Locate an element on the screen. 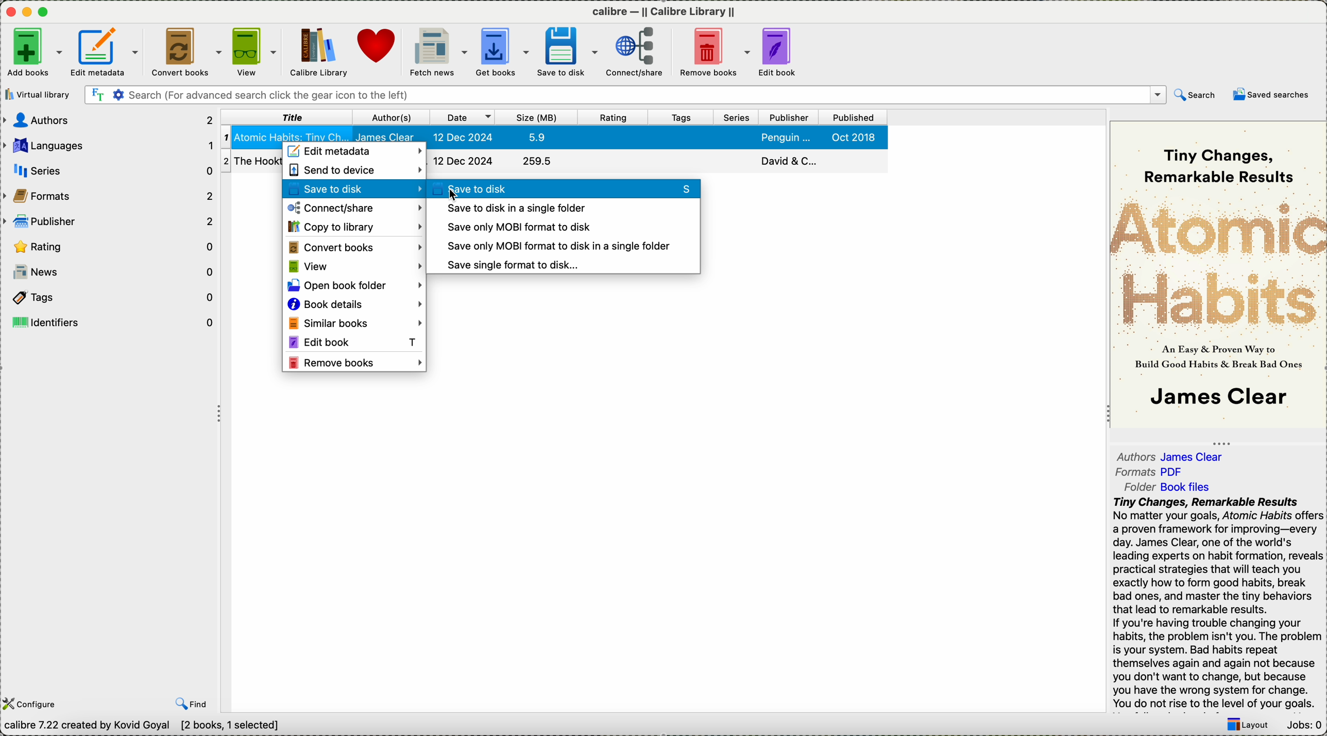  author(s) is located at coordinates (390, 117).